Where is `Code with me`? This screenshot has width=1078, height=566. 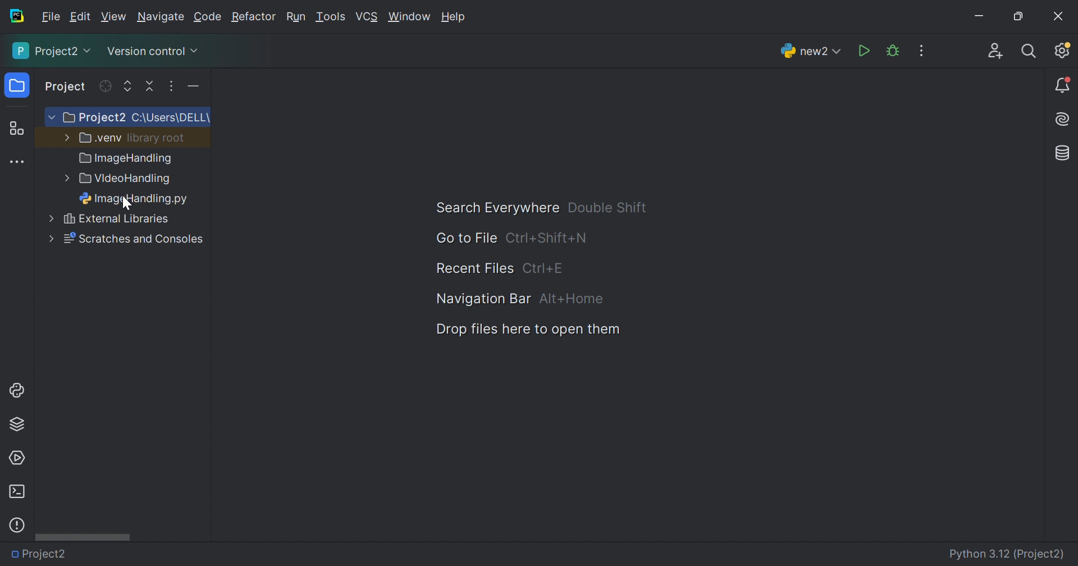 Code with me is located at coordinates (995, 53).